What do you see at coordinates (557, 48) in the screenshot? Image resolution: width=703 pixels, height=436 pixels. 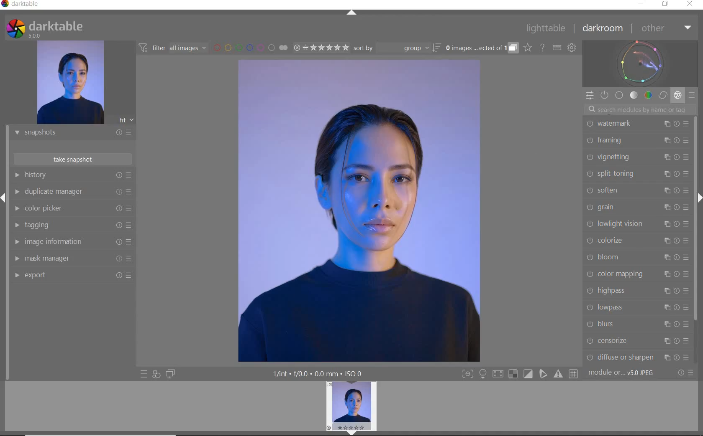 I see `SET KEYBOARD SHORTCUTS` at bounding box center [557, 48].